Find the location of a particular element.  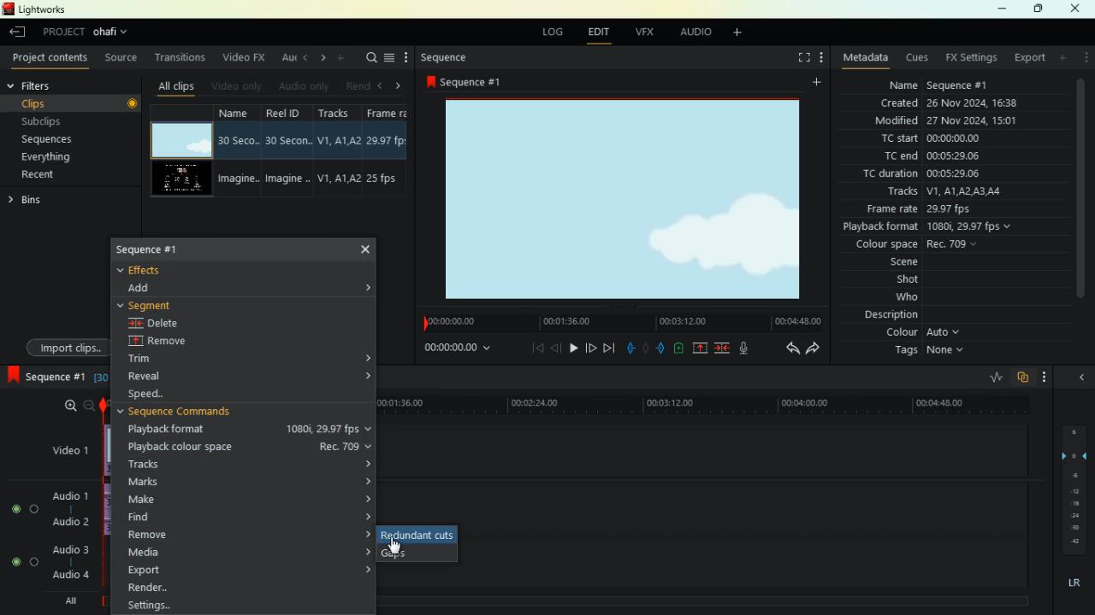

merge is located at coordinates (721, 348).